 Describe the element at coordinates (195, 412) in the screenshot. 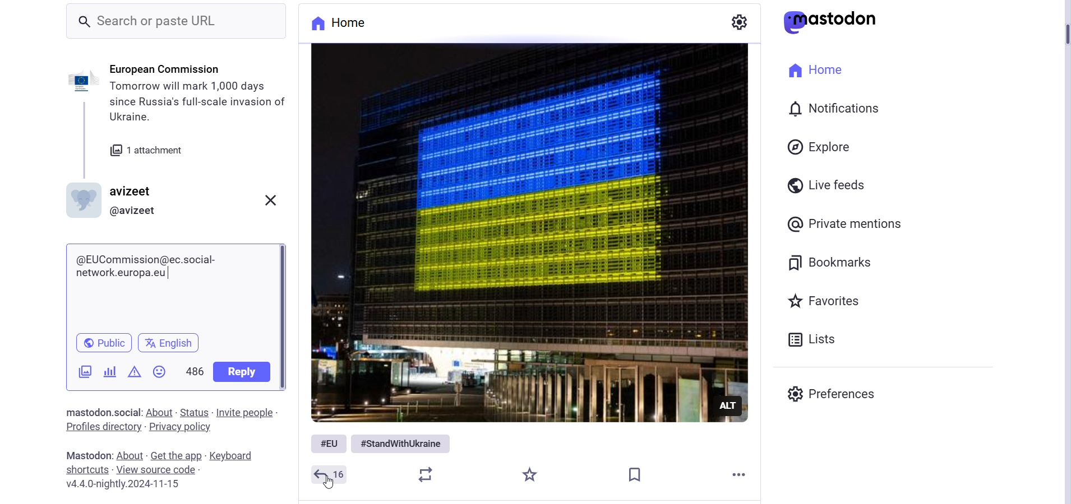

I see `Status` at that location.